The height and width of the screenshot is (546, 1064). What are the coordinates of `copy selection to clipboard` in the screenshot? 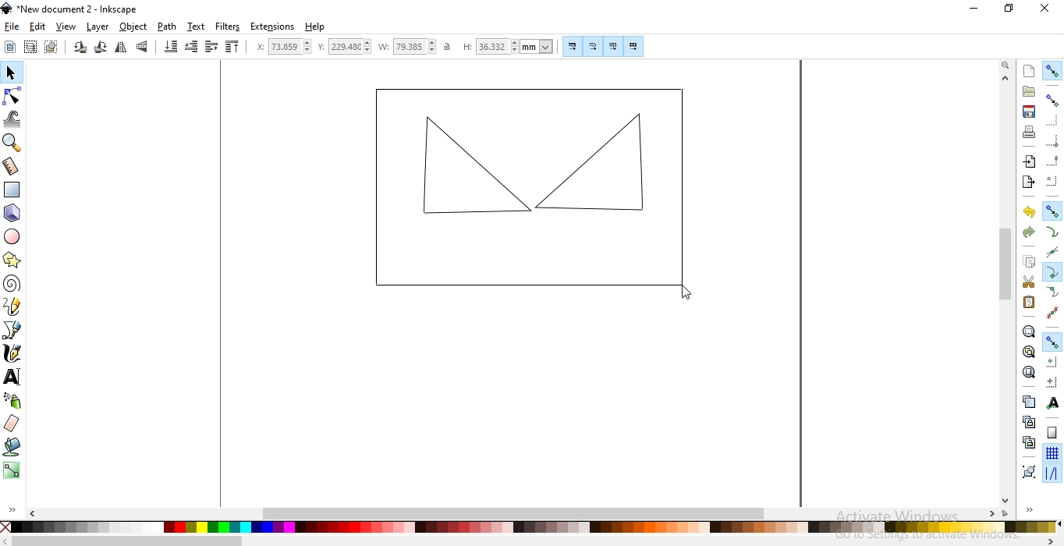 It's located at (1030, 263).